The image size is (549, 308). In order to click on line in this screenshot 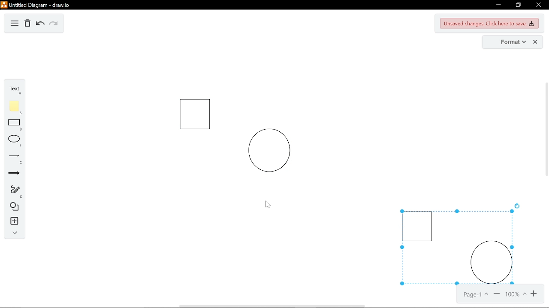, I will do `click(14, 158)`.